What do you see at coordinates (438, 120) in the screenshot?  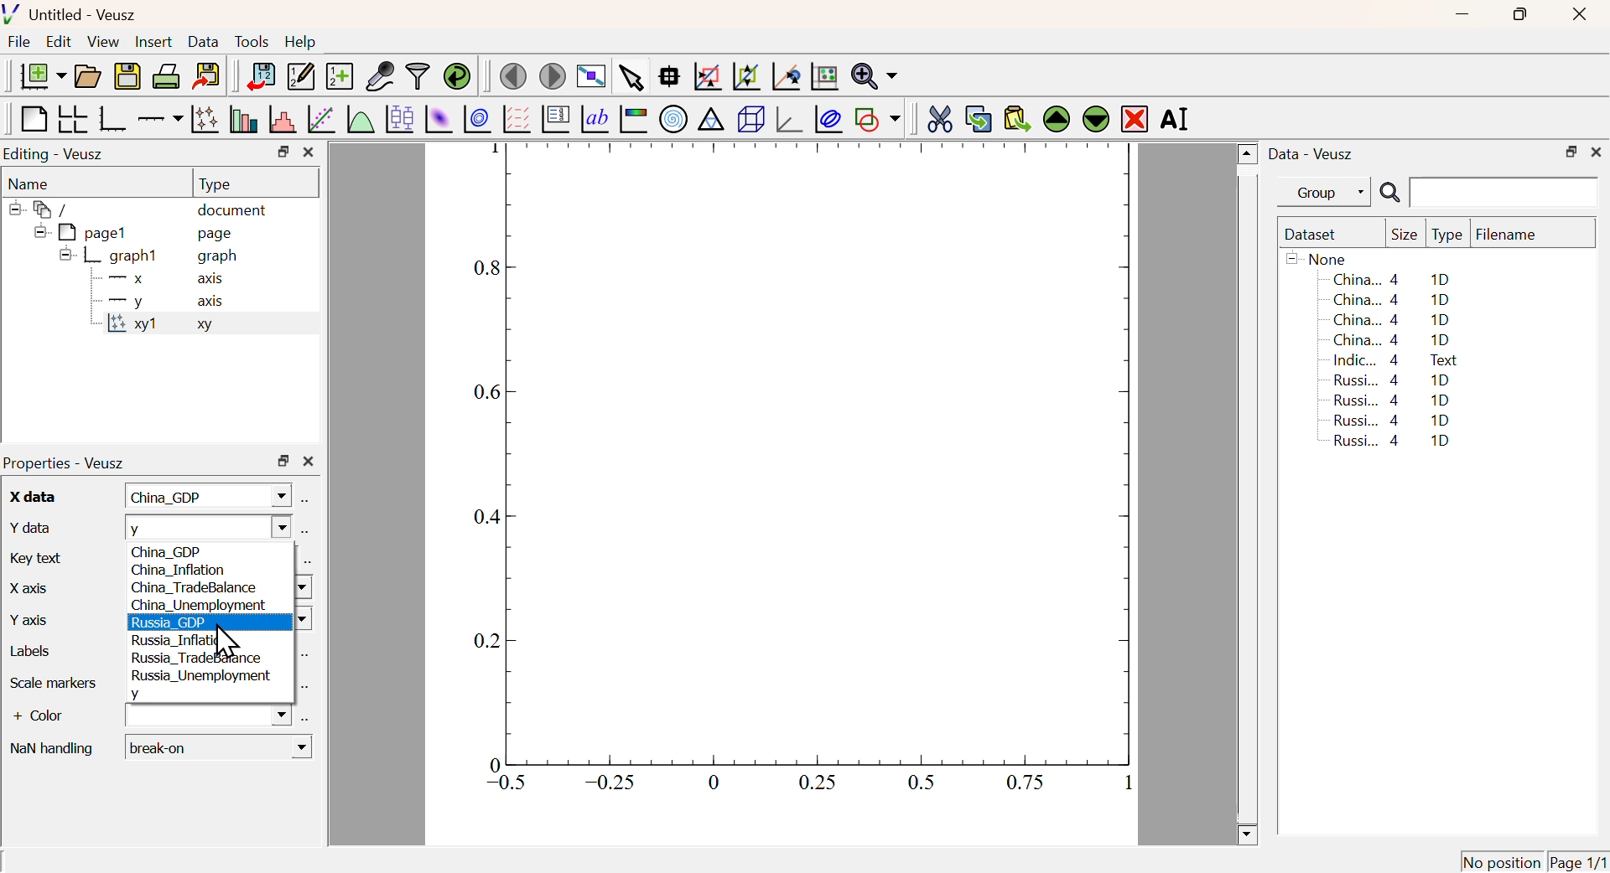 I see `Plot 2D set as image` at bounding box center [438, 120].